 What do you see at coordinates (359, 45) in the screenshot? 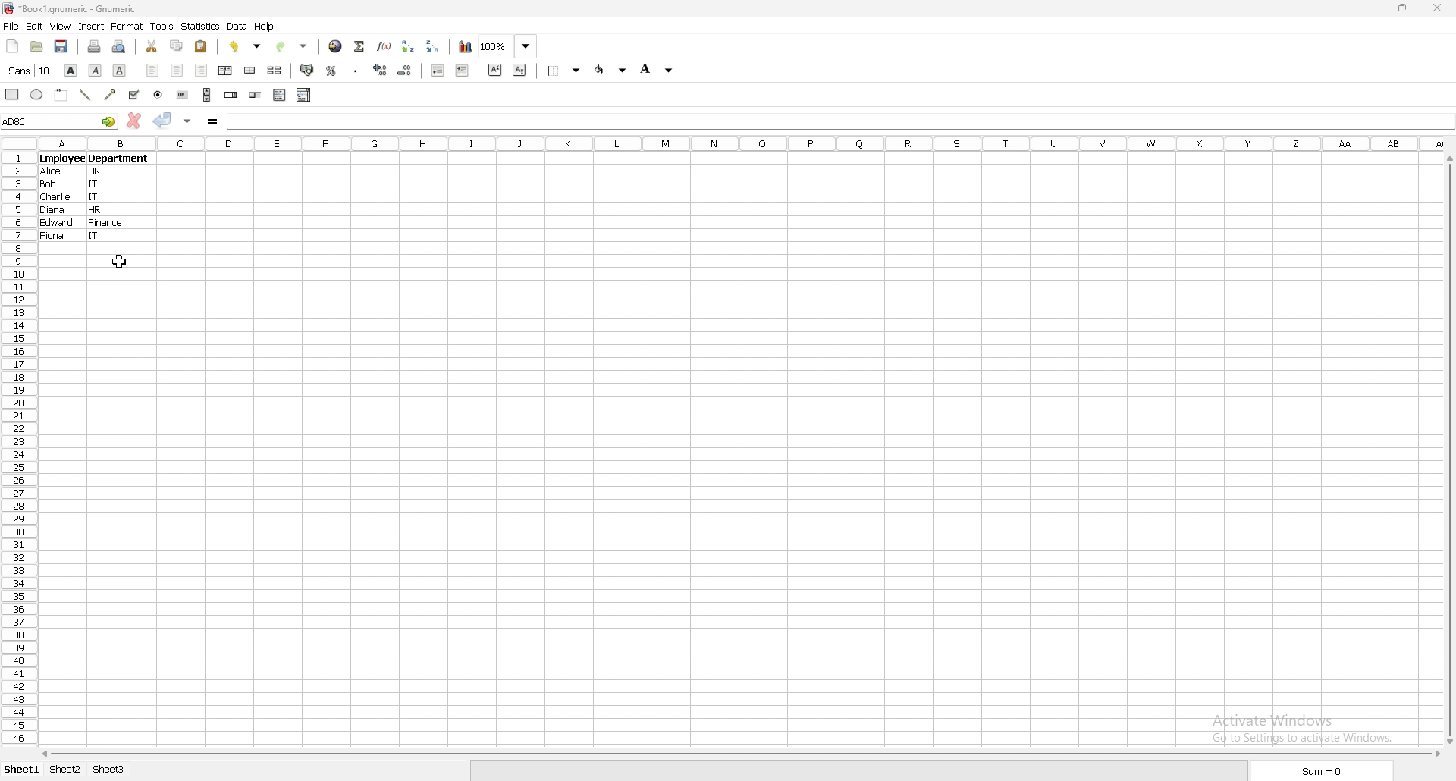
I see `summation` at bounding box center [359, 45].